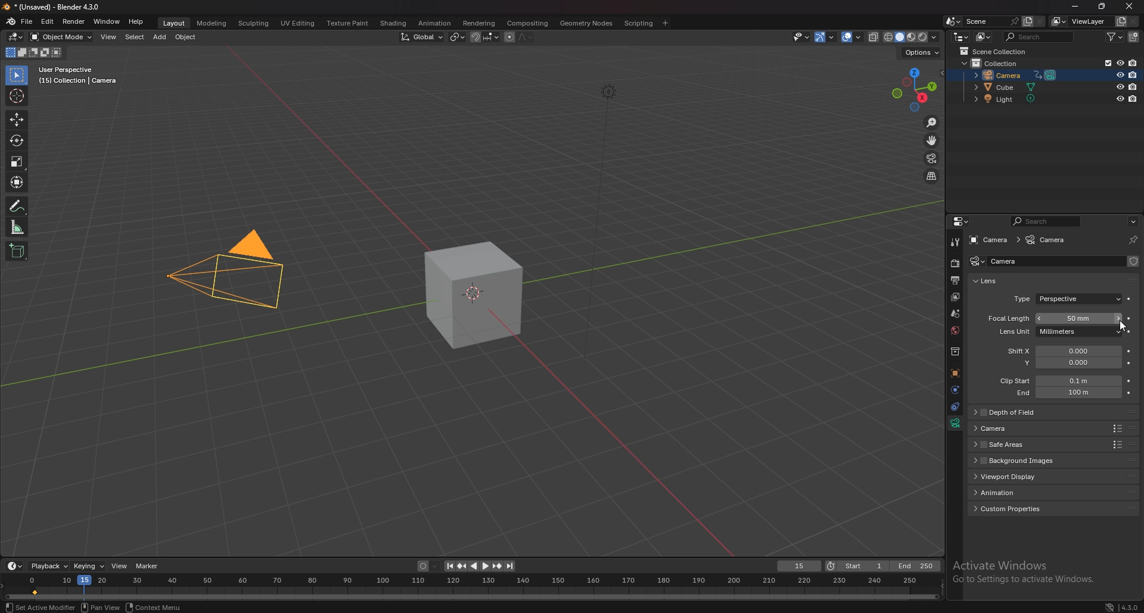  What do you see at coordinates (15, 251) in the screenshot?
I see `add cube` at bounding box center [15, 251].